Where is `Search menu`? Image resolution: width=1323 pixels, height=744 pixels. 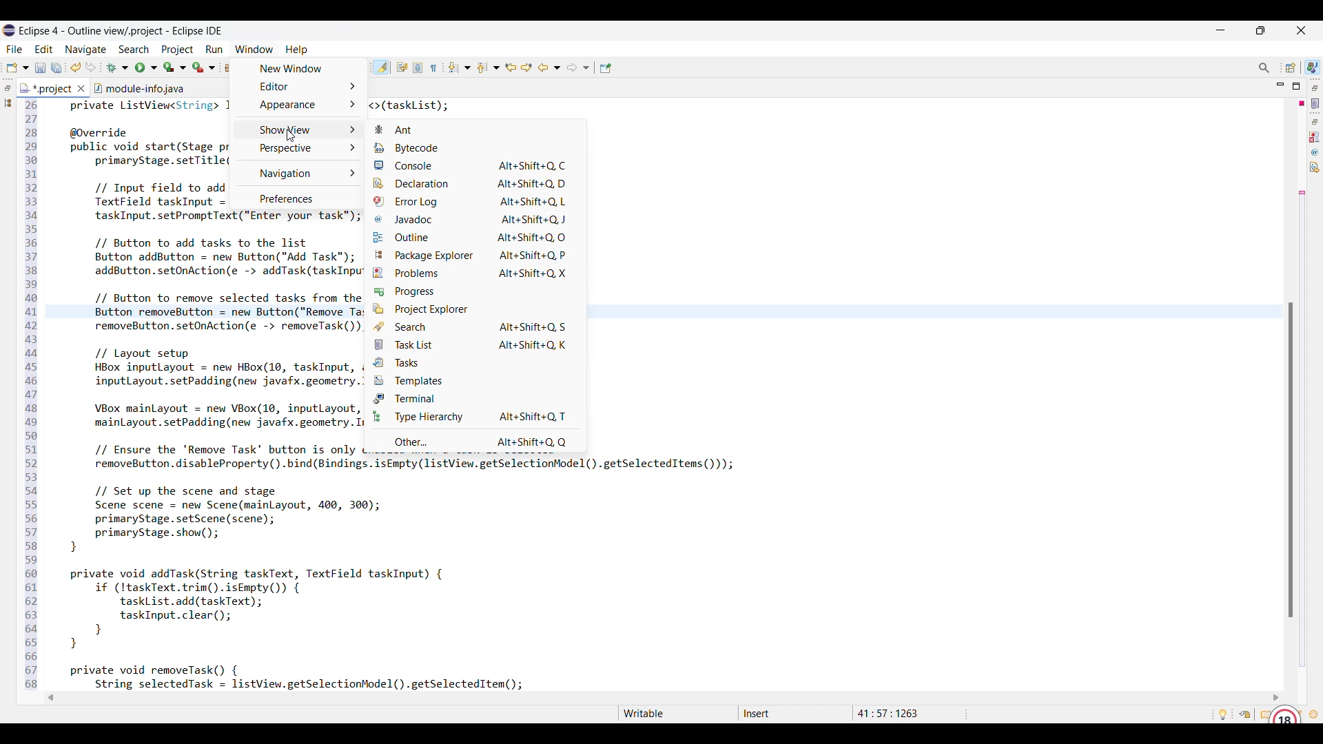
Search menu is located at coordinates (134, 50).